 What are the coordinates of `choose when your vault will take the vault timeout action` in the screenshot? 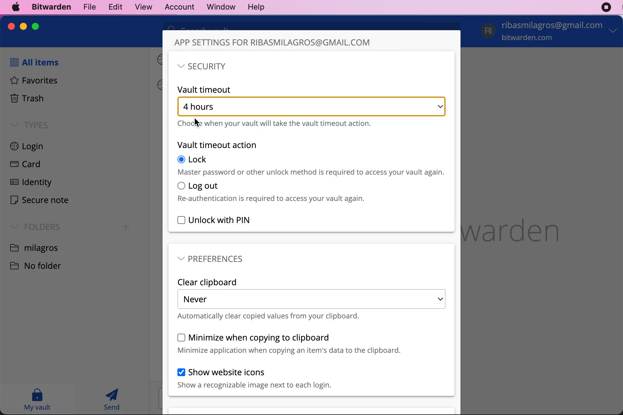 It's located at (275, 124).